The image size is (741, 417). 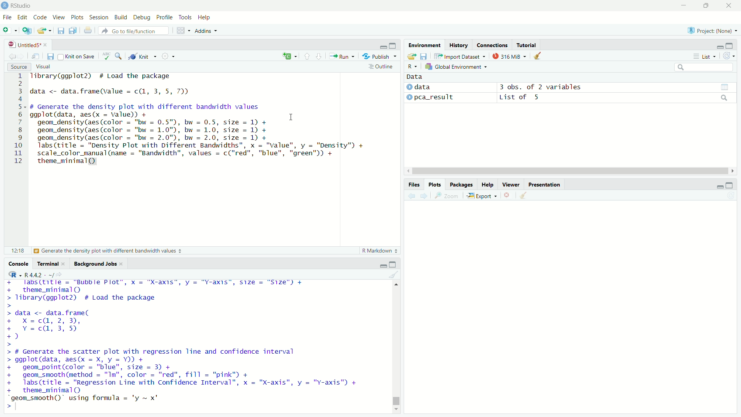 What do you see at coordinates (318, 56) in the screenshot?
I see `Go to next section/chunk` at bounding box center [318, 56].